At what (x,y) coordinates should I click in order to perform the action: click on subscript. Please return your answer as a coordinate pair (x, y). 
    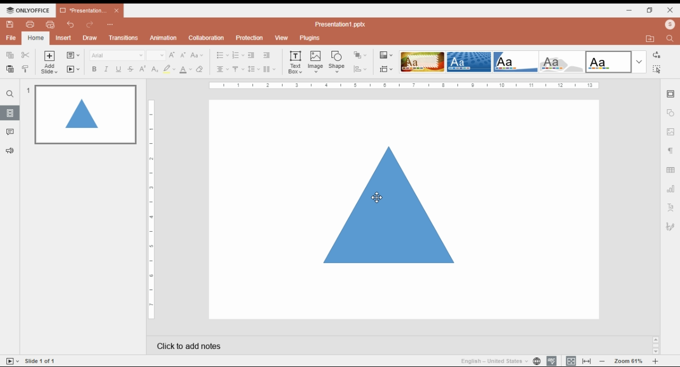
    Looking at the image, I should click on (154, 69).